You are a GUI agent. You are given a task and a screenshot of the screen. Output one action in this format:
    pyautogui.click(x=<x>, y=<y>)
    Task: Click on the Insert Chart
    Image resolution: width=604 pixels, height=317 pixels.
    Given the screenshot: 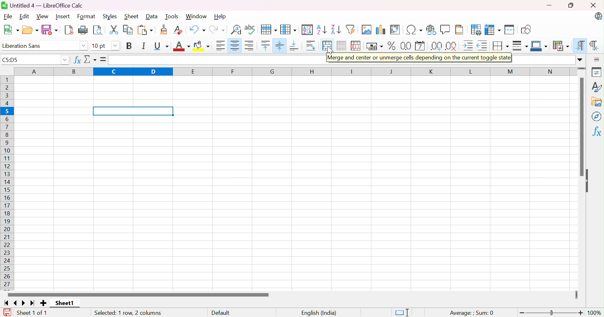 What is the action you would take?
    pyautogui.click(x=380, y=29)
    